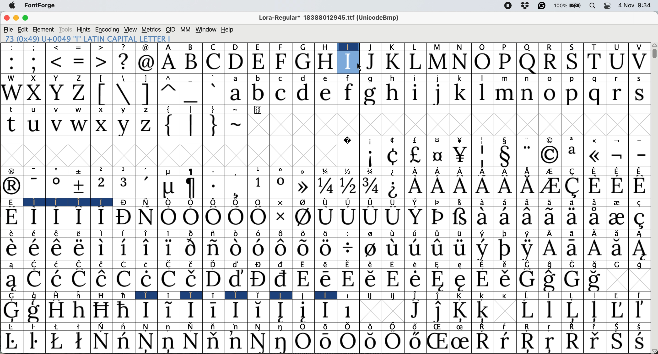 The height and width of the screenshot is (354, 658). I want to click on g, so click(371, 94).